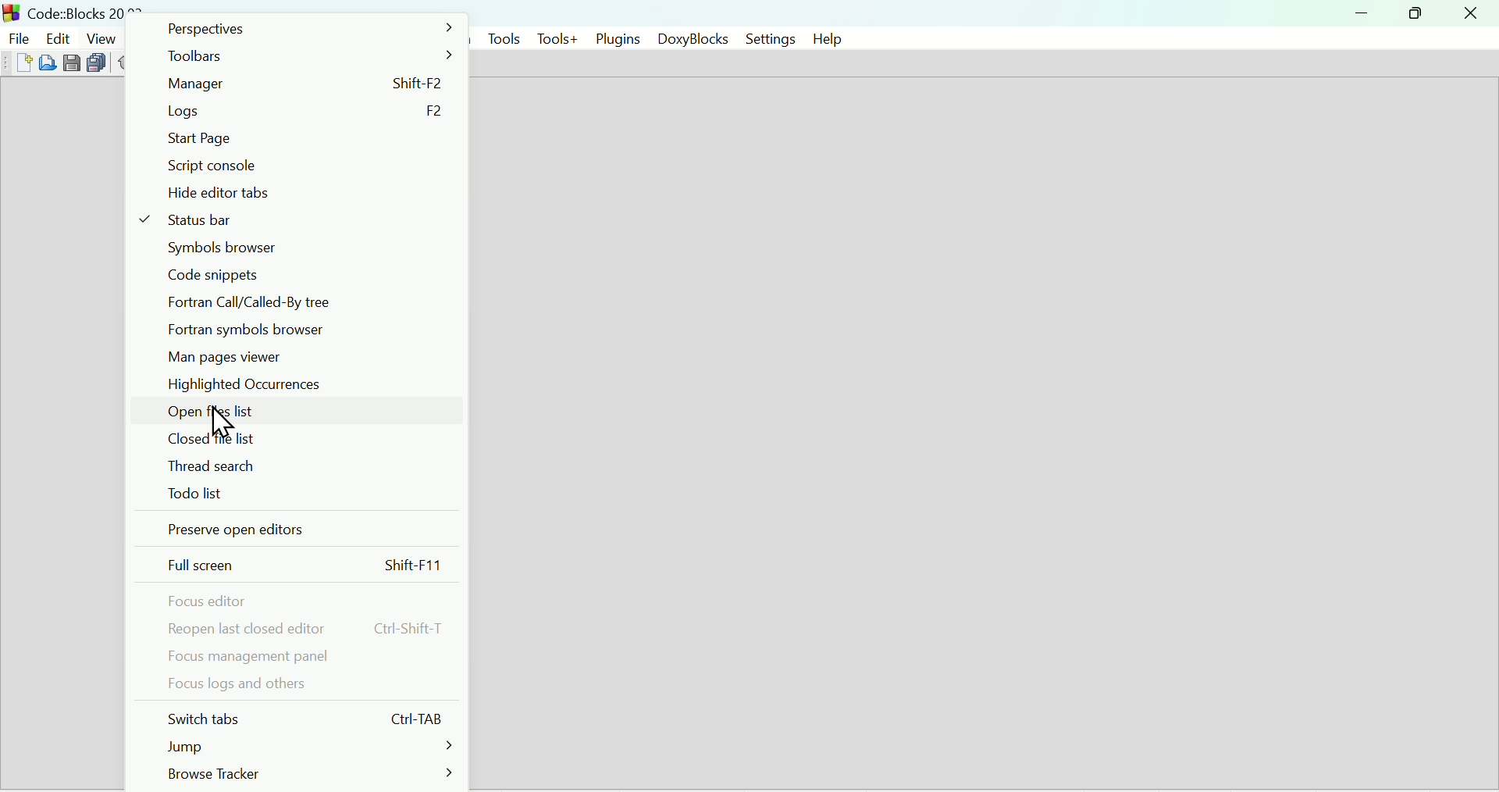 Image resolution: width=1499 pixels, height=792 pixels. What do you see at coordinates (304, 112) in the screenshot?
I see `Logs` at bounding box center [304, 112].